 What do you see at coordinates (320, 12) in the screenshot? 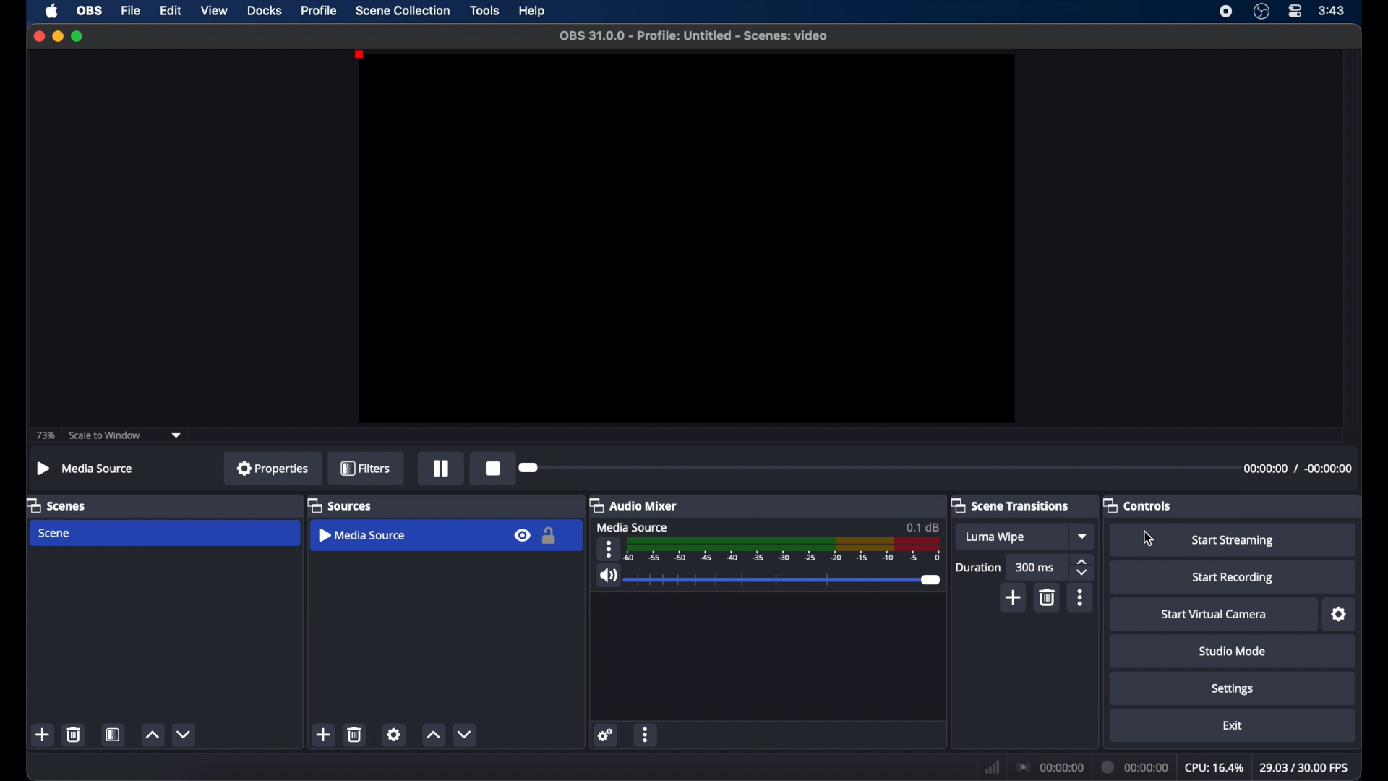
I see `profile` at bounding box center [320, 12].